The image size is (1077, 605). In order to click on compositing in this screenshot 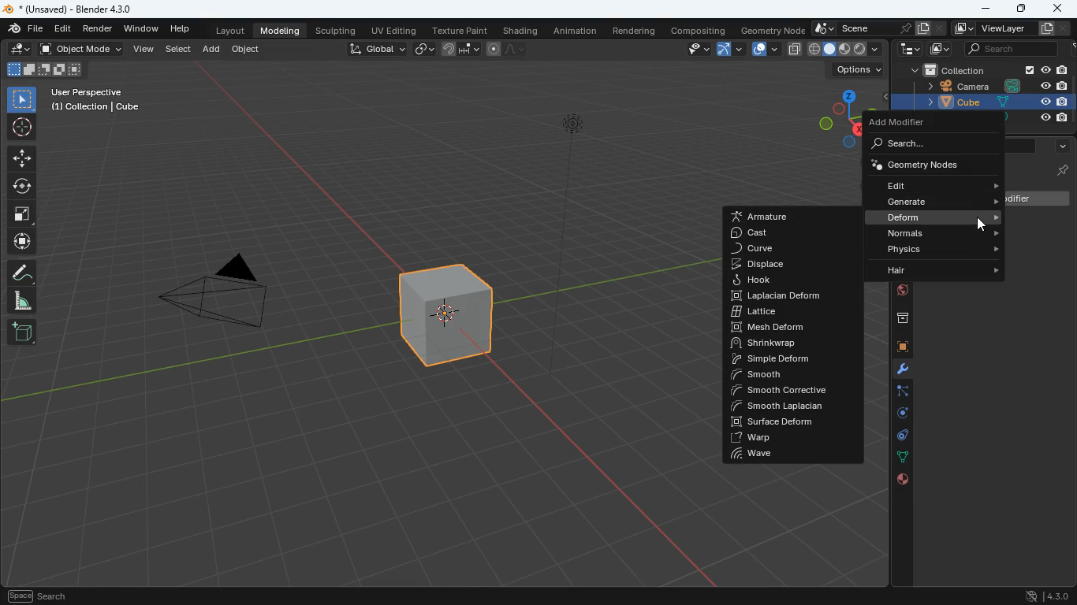, I will do `click(702, 29)`.